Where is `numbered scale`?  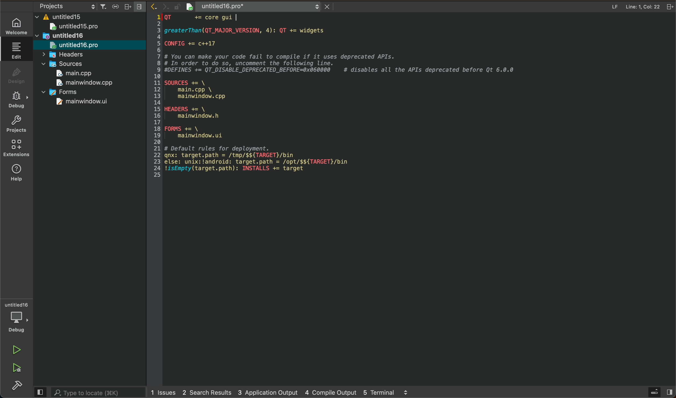
numbered scale is located at coordinates (158, 96).